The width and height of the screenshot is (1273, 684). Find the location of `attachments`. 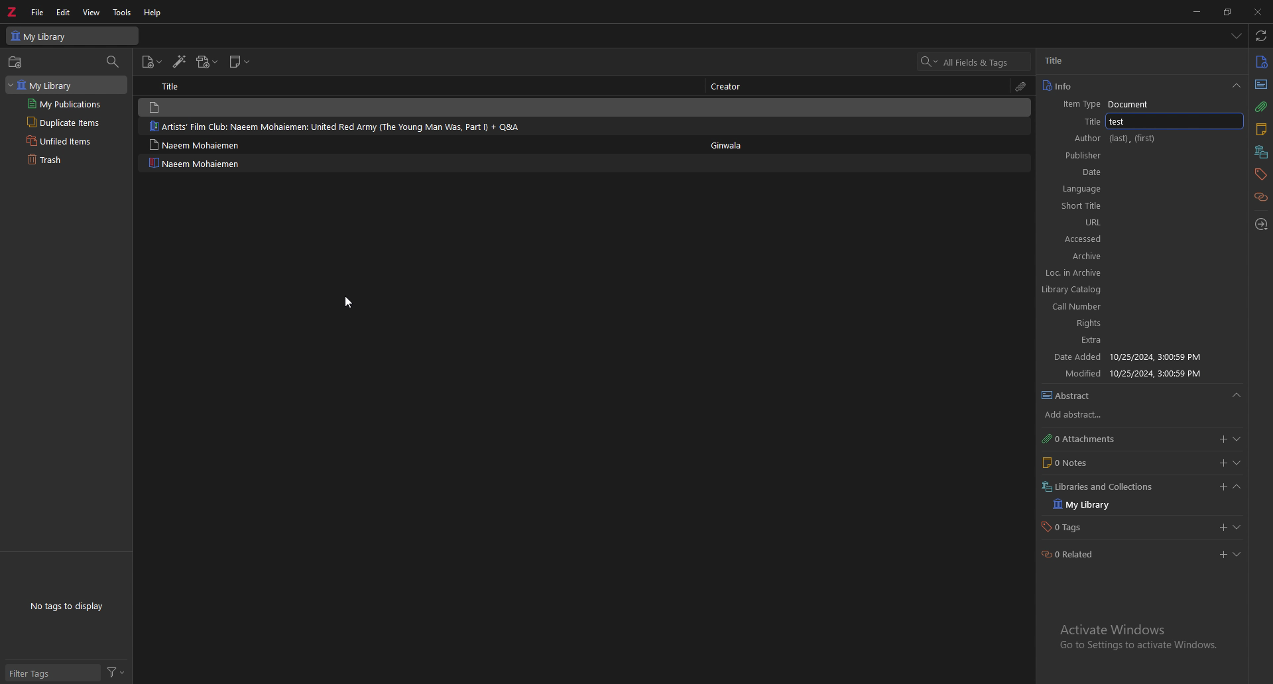

attachments is located at coordinates (1022, 86).